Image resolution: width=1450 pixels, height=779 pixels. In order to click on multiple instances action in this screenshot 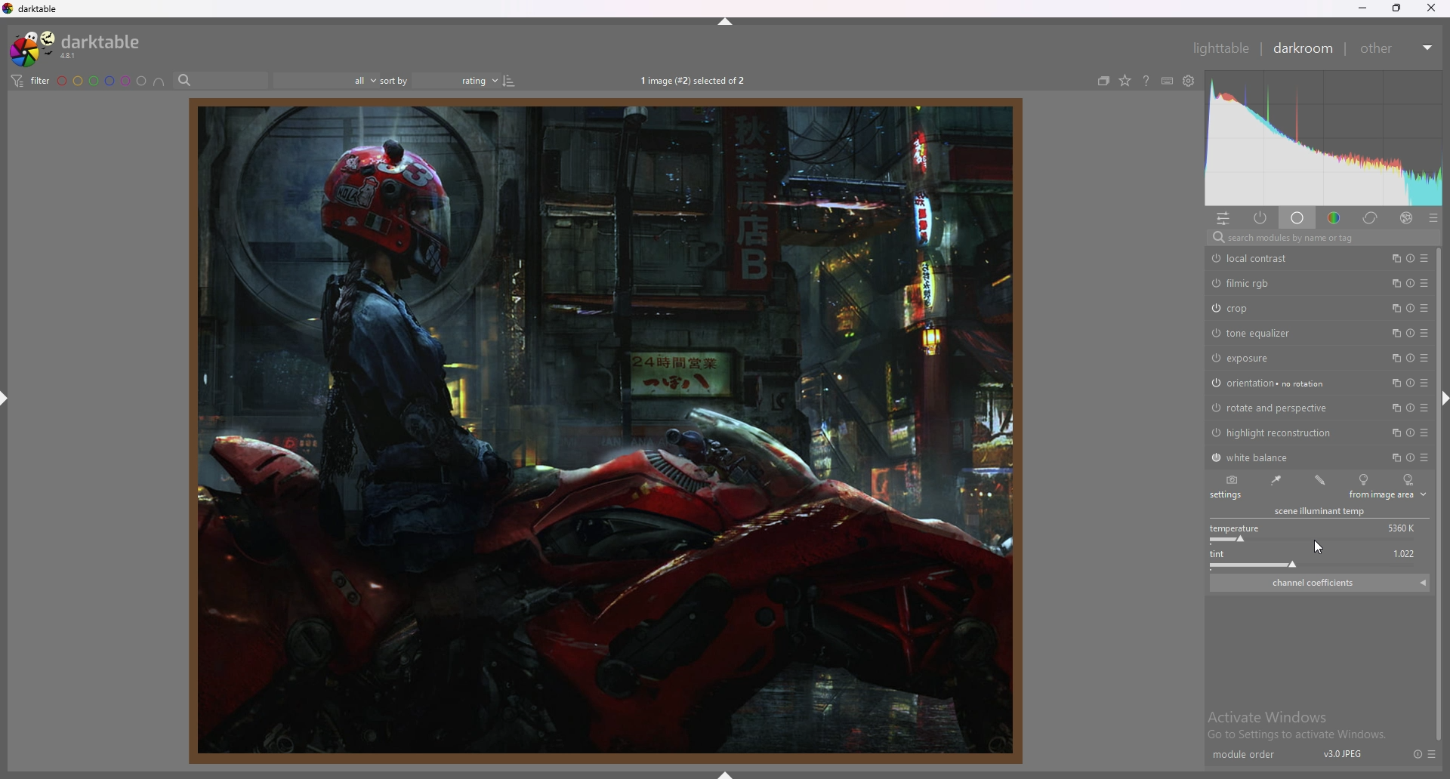, I will do `click(1394, 408)`.